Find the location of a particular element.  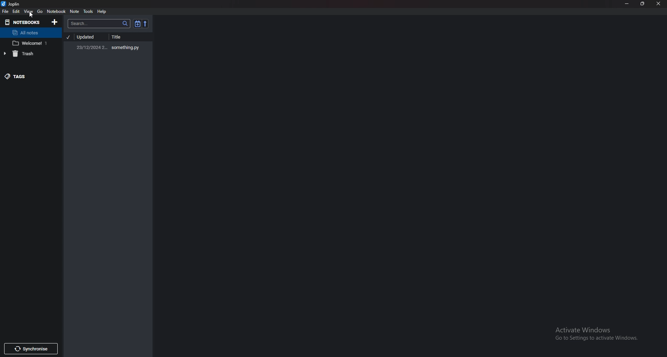

help is located at coordinates (102, 12).